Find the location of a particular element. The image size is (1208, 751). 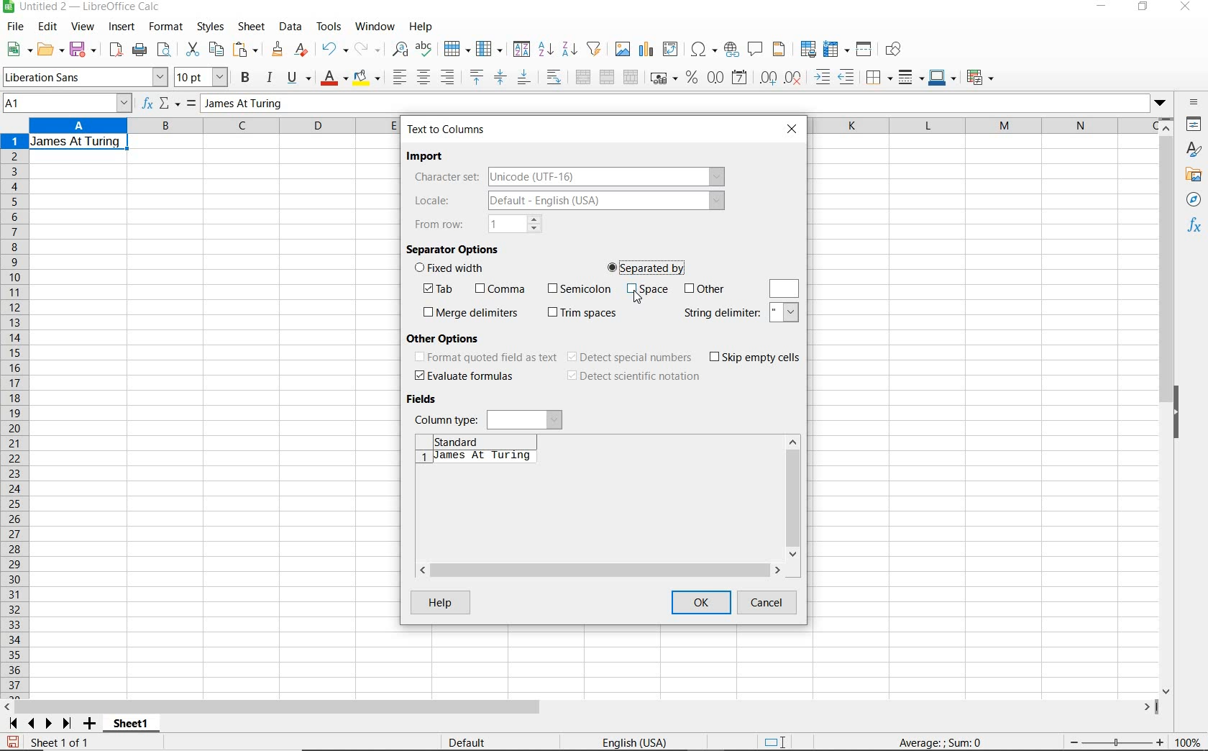

insert comment is located at coordinates (756, 50).